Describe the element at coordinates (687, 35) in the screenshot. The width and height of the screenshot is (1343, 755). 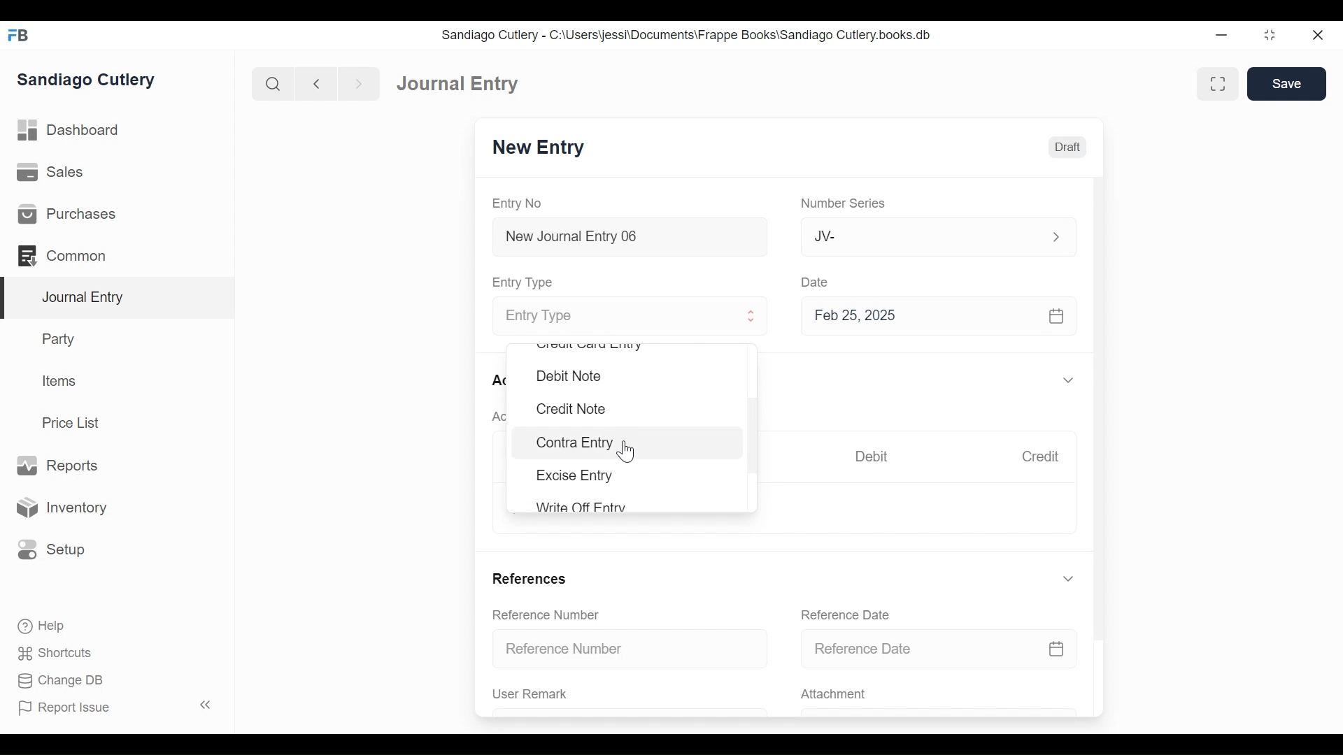
I see `Sandiago Cutlery - C:\Users\jessi\Documents\Frappe Books\Sandiago Cutlery.books.db` at that location.